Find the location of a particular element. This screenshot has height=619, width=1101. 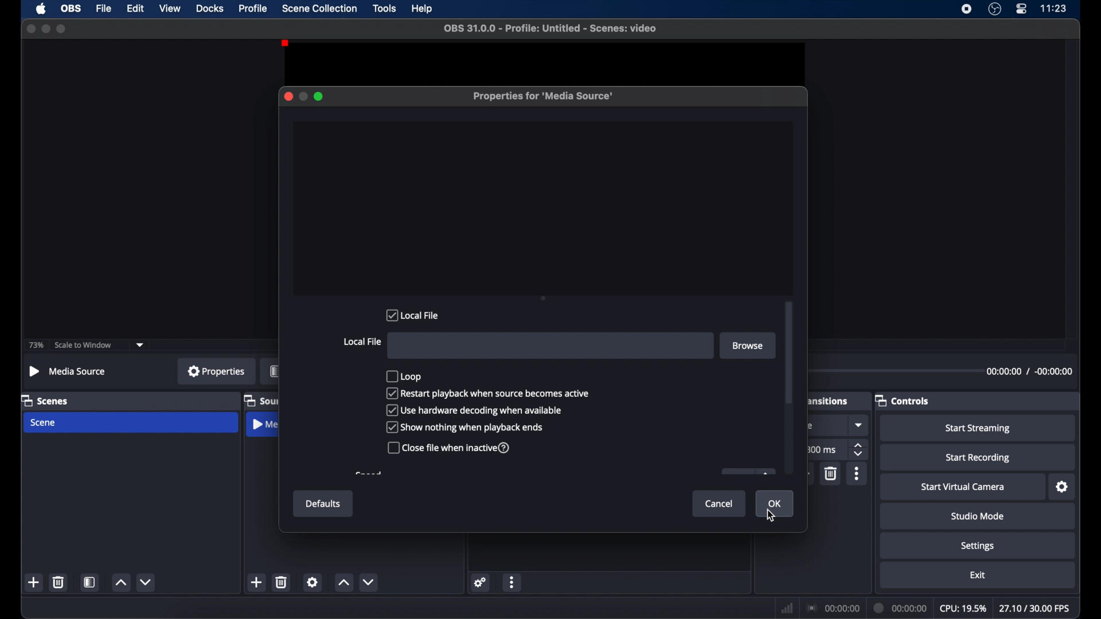

start streaming is located at coordinates (979, 429).